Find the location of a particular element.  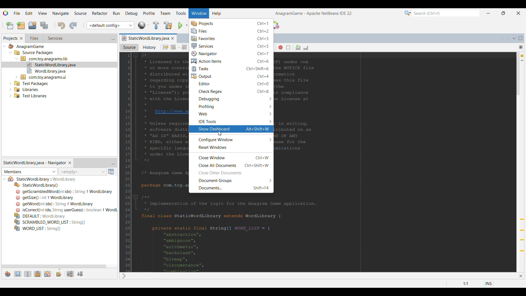

Show interface in a smaller tab is located at coordinates (504, 13).